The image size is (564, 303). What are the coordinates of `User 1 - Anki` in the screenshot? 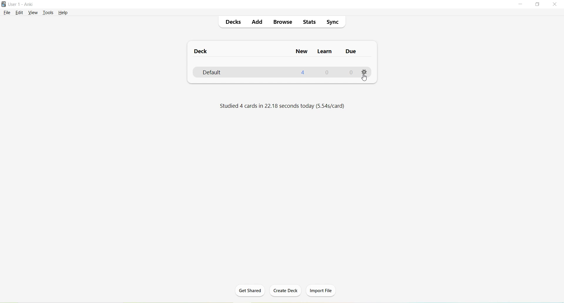 It's located at (21, 4).